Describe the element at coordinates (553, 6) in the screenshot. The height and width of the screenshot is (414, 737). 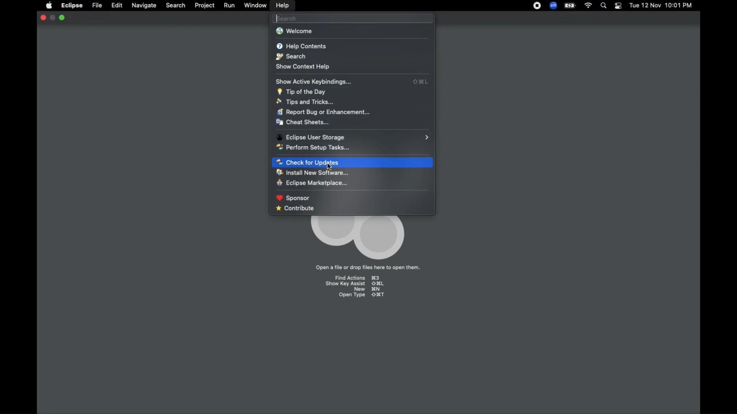
I see `Zoom Desktop Icon` at that location.